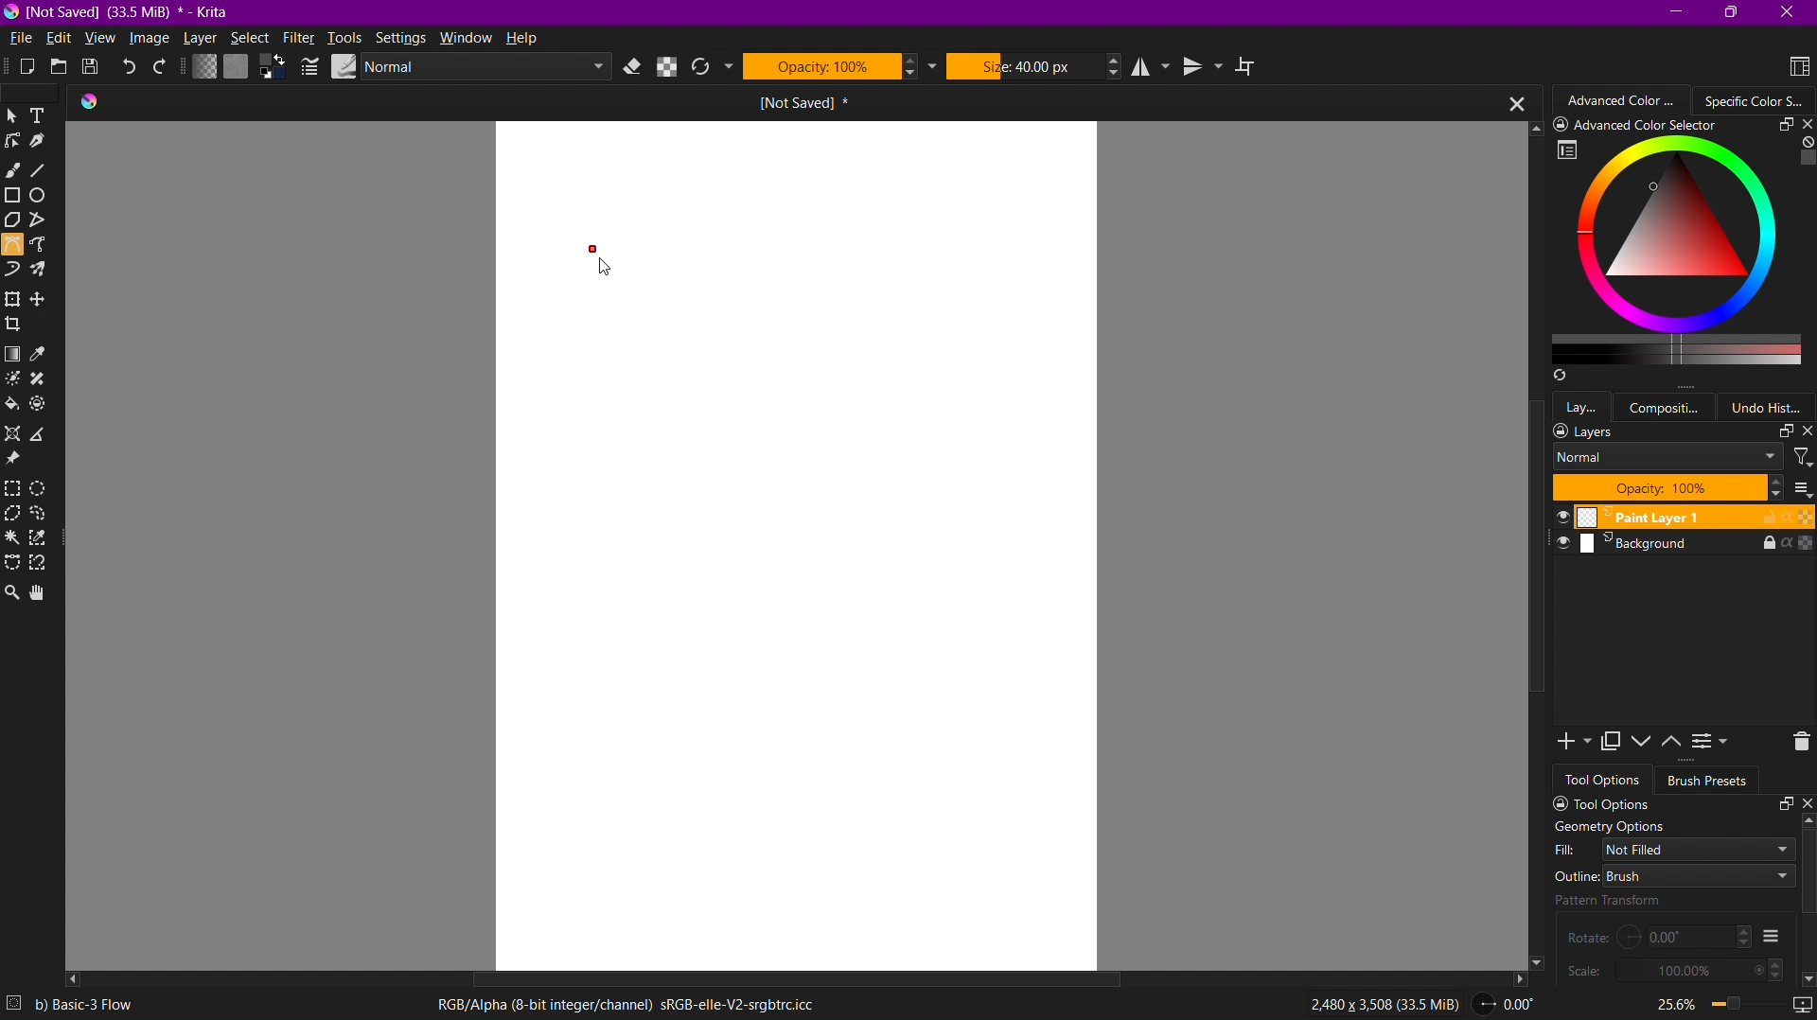 The width and height of the screenshot is (1817, 1020). I want to click on Paint Layer 1, so click(1676, 518).